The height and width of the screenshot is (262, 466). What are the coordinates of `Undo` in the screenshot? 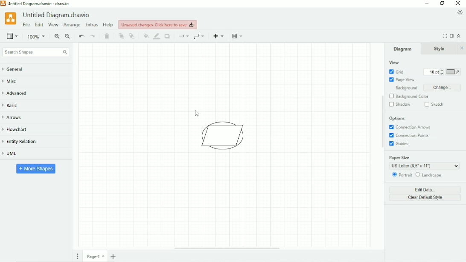 It's located at (81, 37).